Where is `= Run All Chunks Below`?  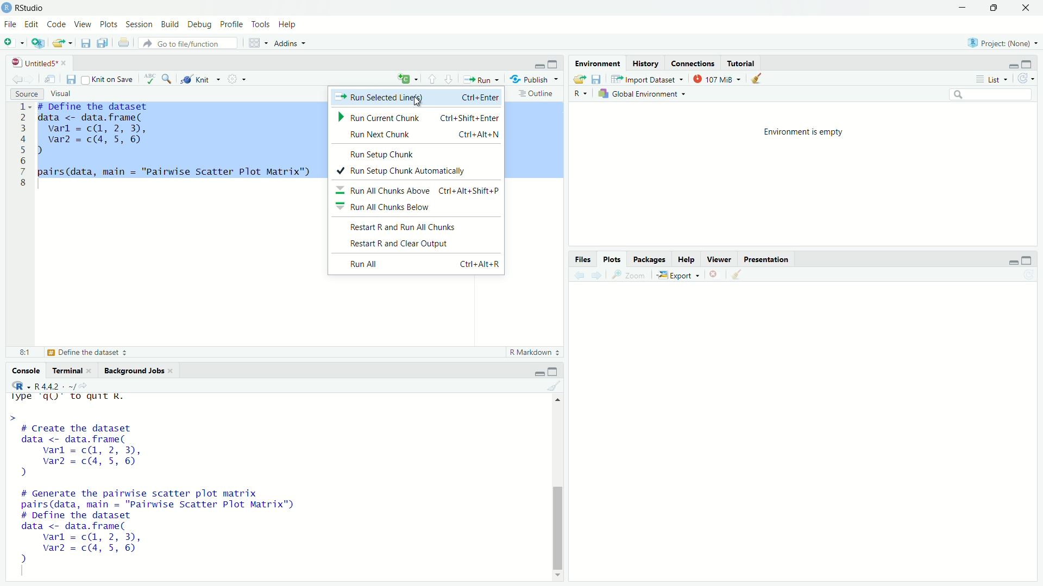
= Run All Chunks Below is located at coordinates (406, 208).